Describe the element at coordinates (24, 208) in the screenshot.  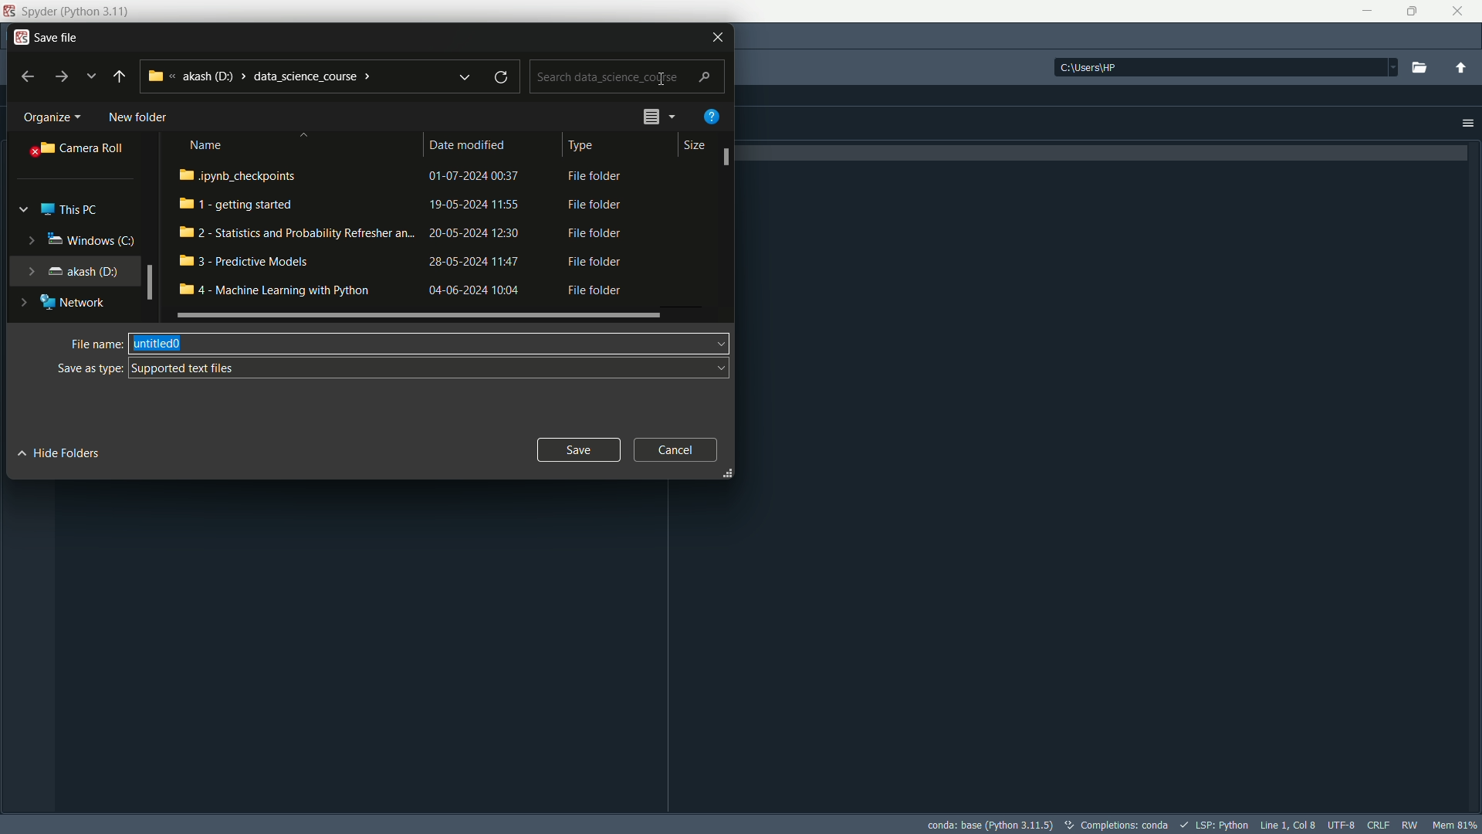
I see `Dropdown` at that location.